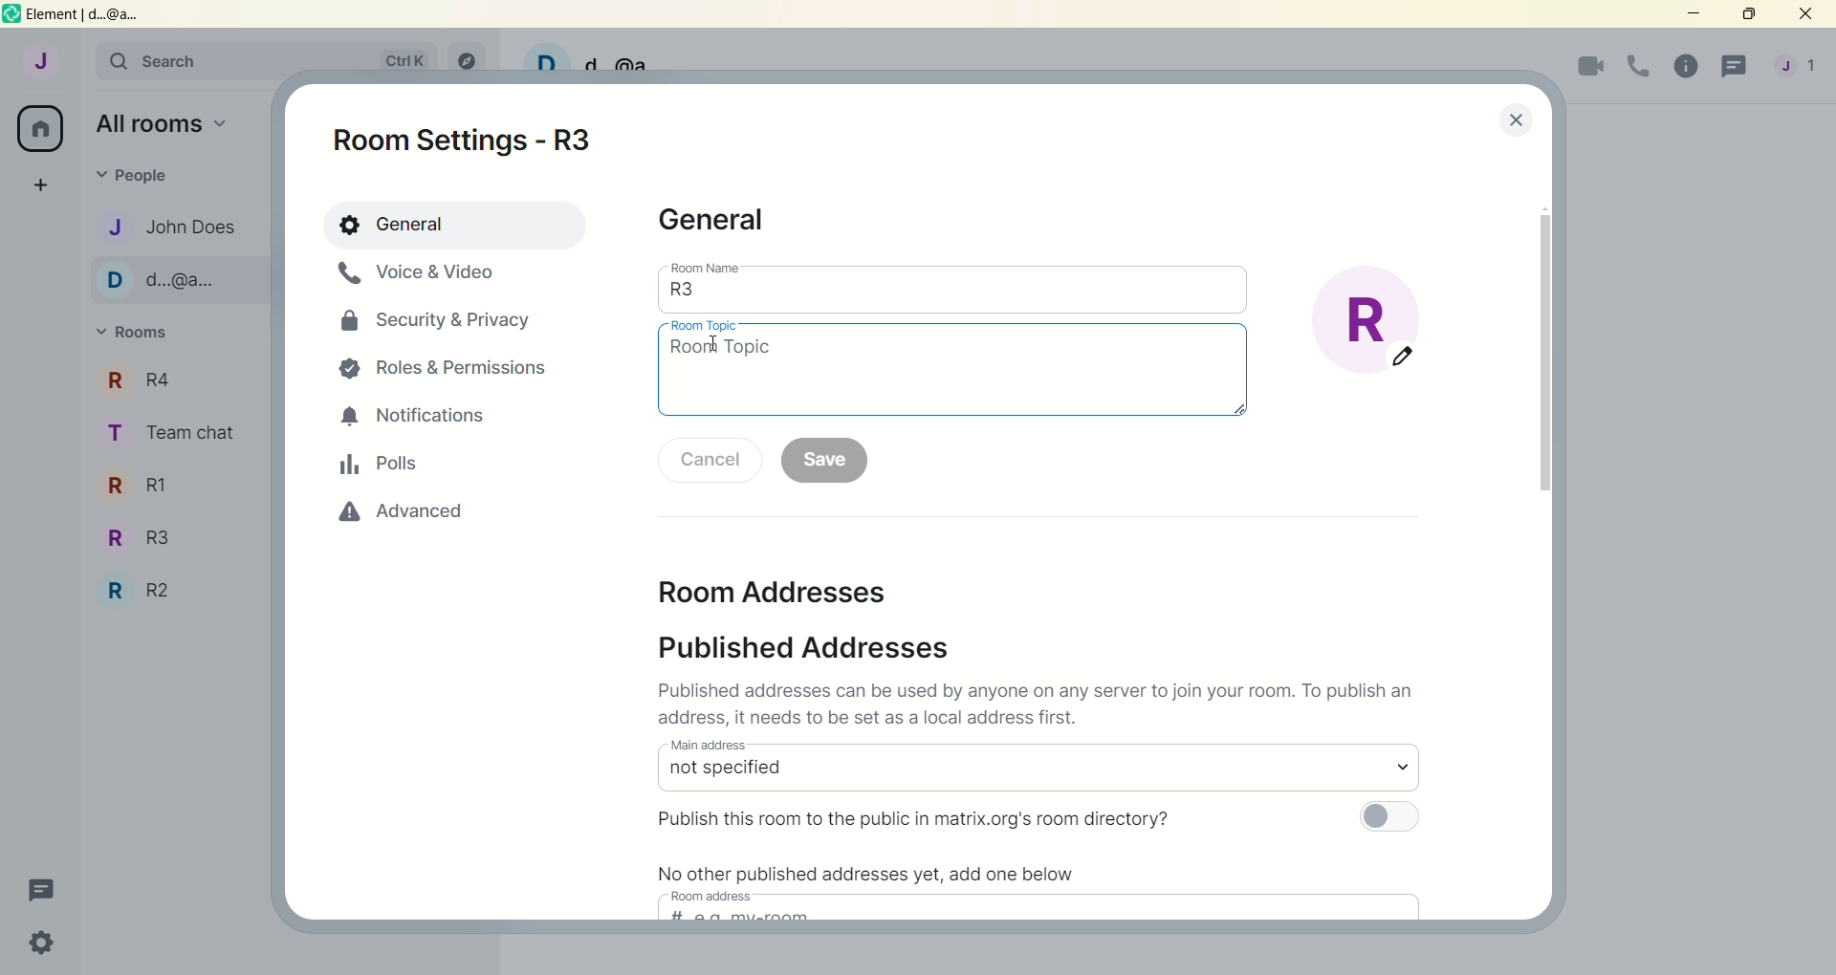  I want to click on element, so click(90, 15).